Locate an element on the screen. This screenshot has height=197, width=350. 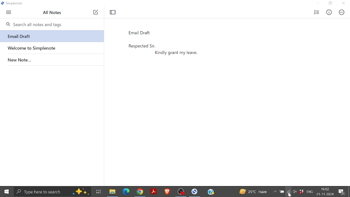
Minimize is located at coordinates (319, 3).